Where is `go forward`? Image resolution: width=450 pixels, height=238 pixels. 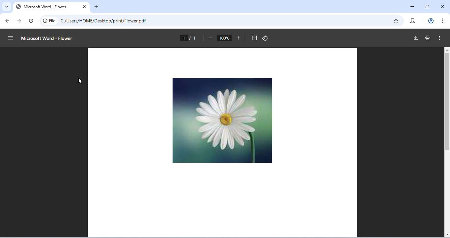
go forward is located at coordinates (20, 21).